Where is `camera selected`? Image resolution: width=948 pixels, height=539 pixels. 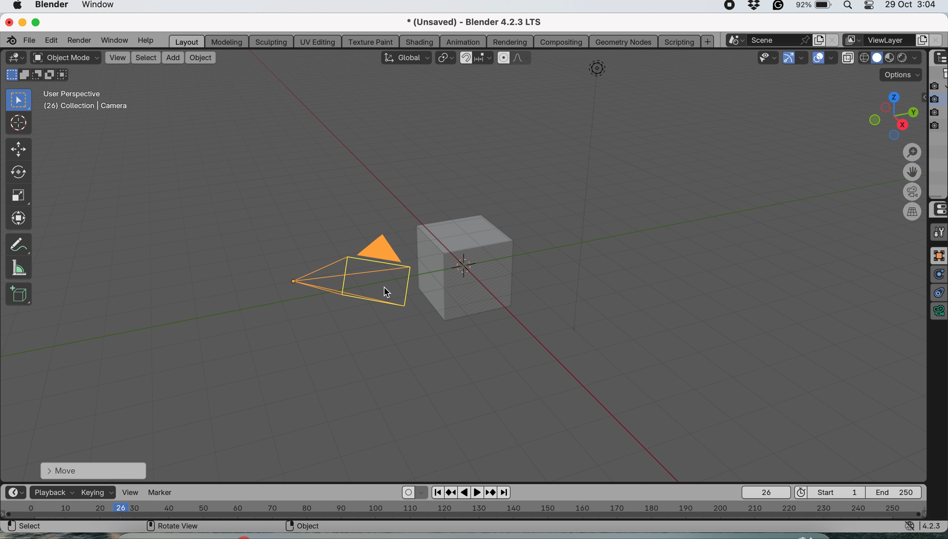 camera selected is located at coordinates (351, 270).